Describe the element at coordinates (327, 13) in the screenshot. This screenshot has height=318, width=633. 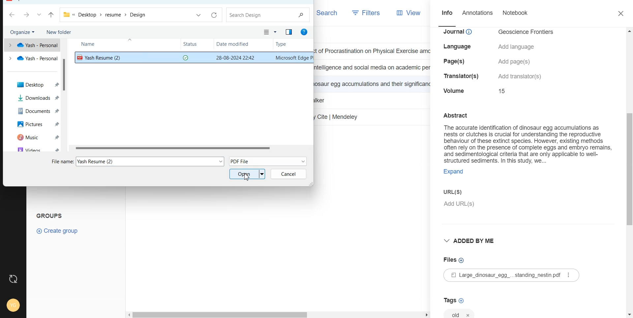
I see `Search ` at that location.